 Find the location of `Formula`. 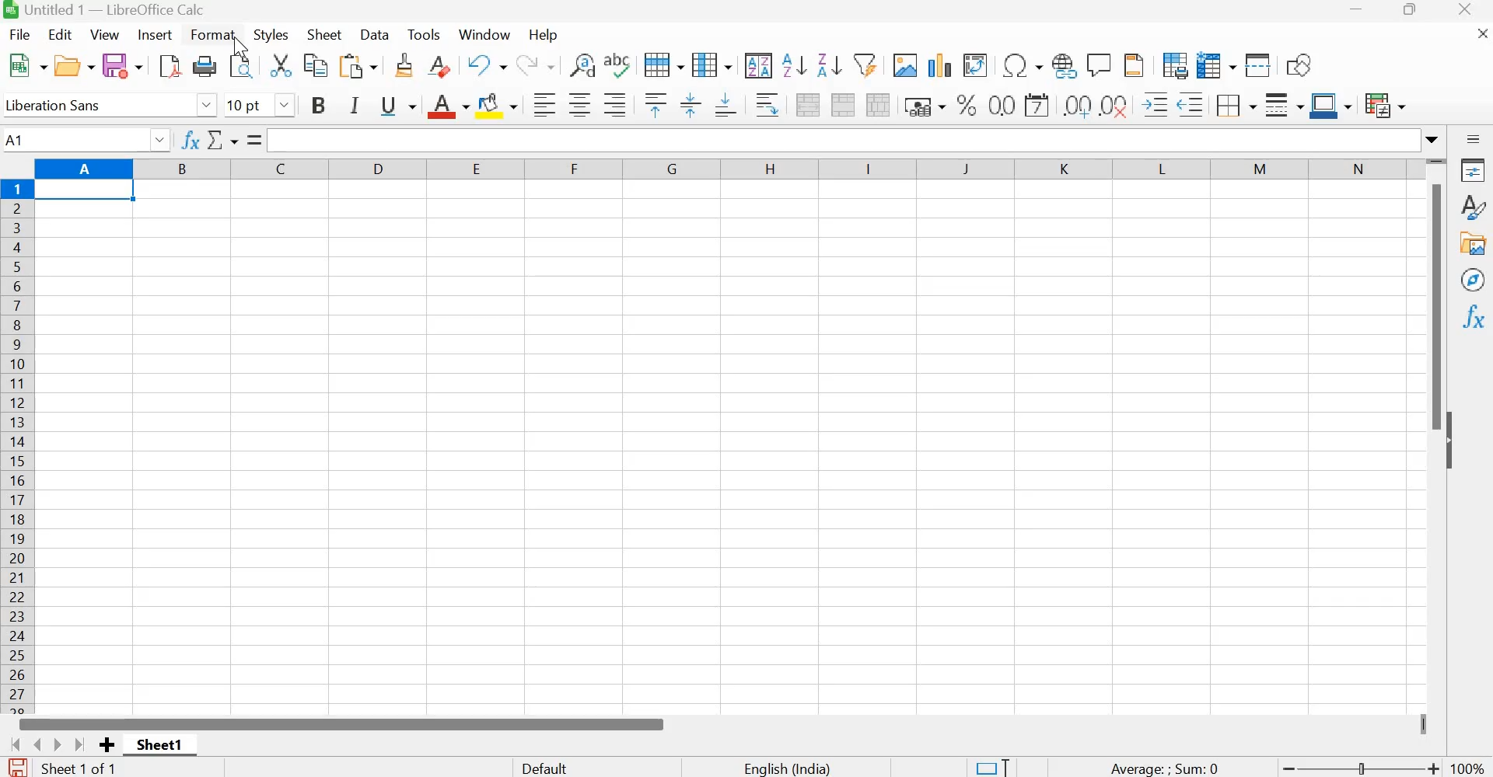

Formula is located at coordinates (253, 140).